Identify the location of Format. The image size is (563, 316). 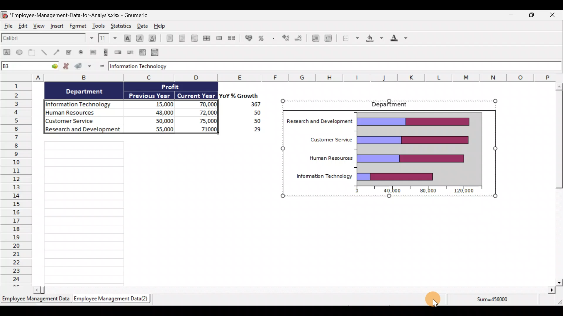
(77, 26).